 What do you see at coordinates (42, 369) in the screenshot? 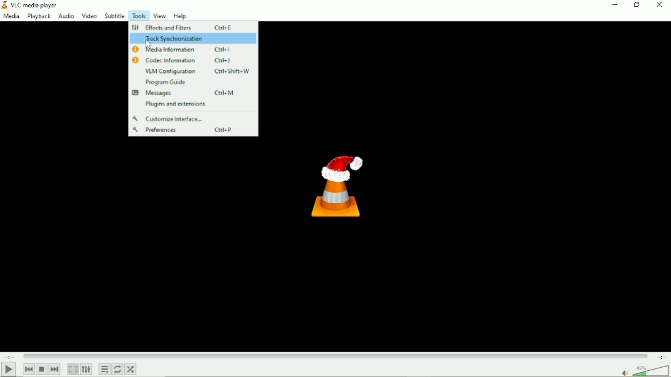
I see `Stop playlist` at bounding box center [42, 369].